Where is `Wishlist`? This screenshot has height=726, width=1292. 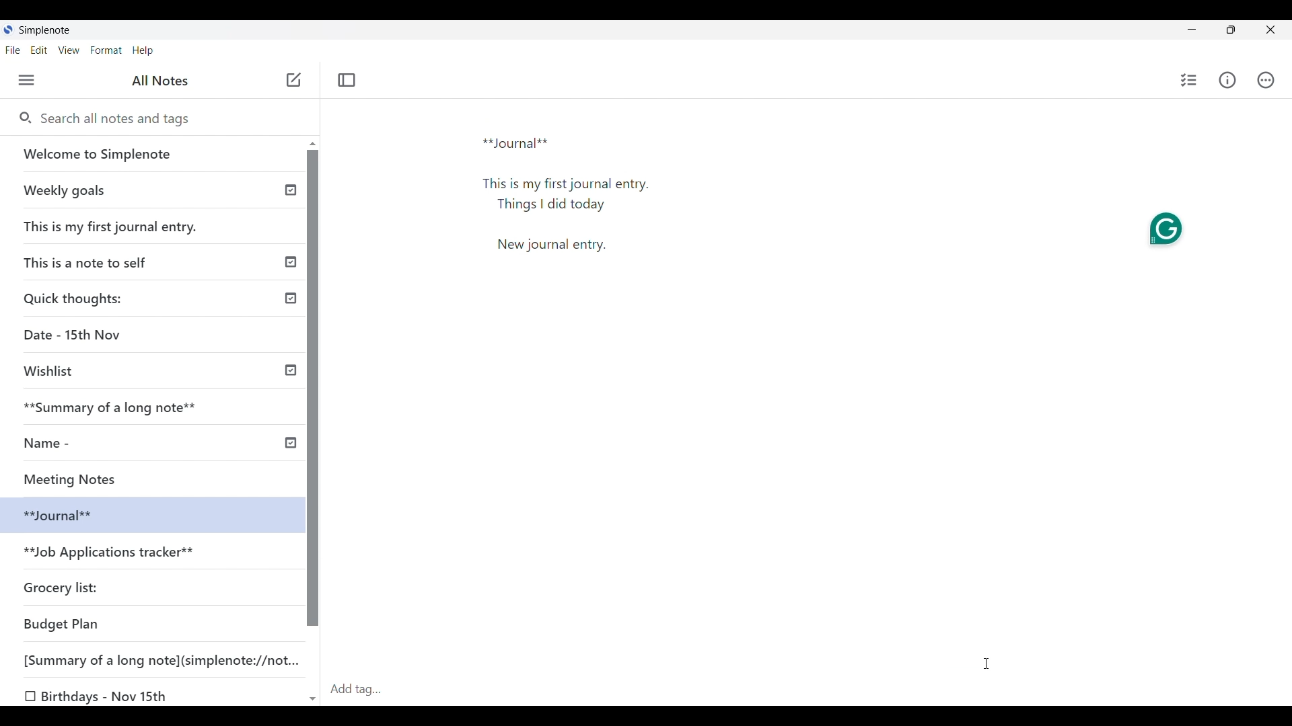
Wishlist is located at coordinates (54, 371).